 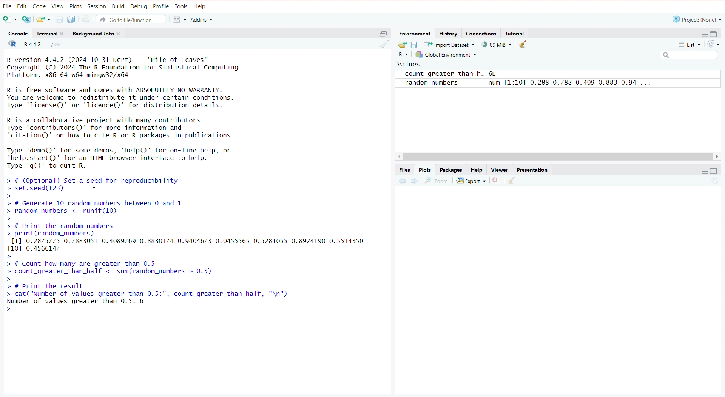 What do you see at coordinates (415, 45) in the screenshot?
I see `Save` at bounding box center [415, 45].